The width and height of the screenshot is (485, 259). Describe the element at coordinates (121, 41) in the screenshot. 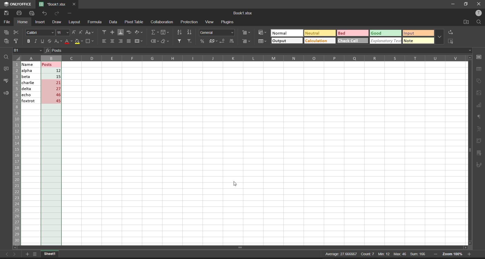

I see `align right` at that location.